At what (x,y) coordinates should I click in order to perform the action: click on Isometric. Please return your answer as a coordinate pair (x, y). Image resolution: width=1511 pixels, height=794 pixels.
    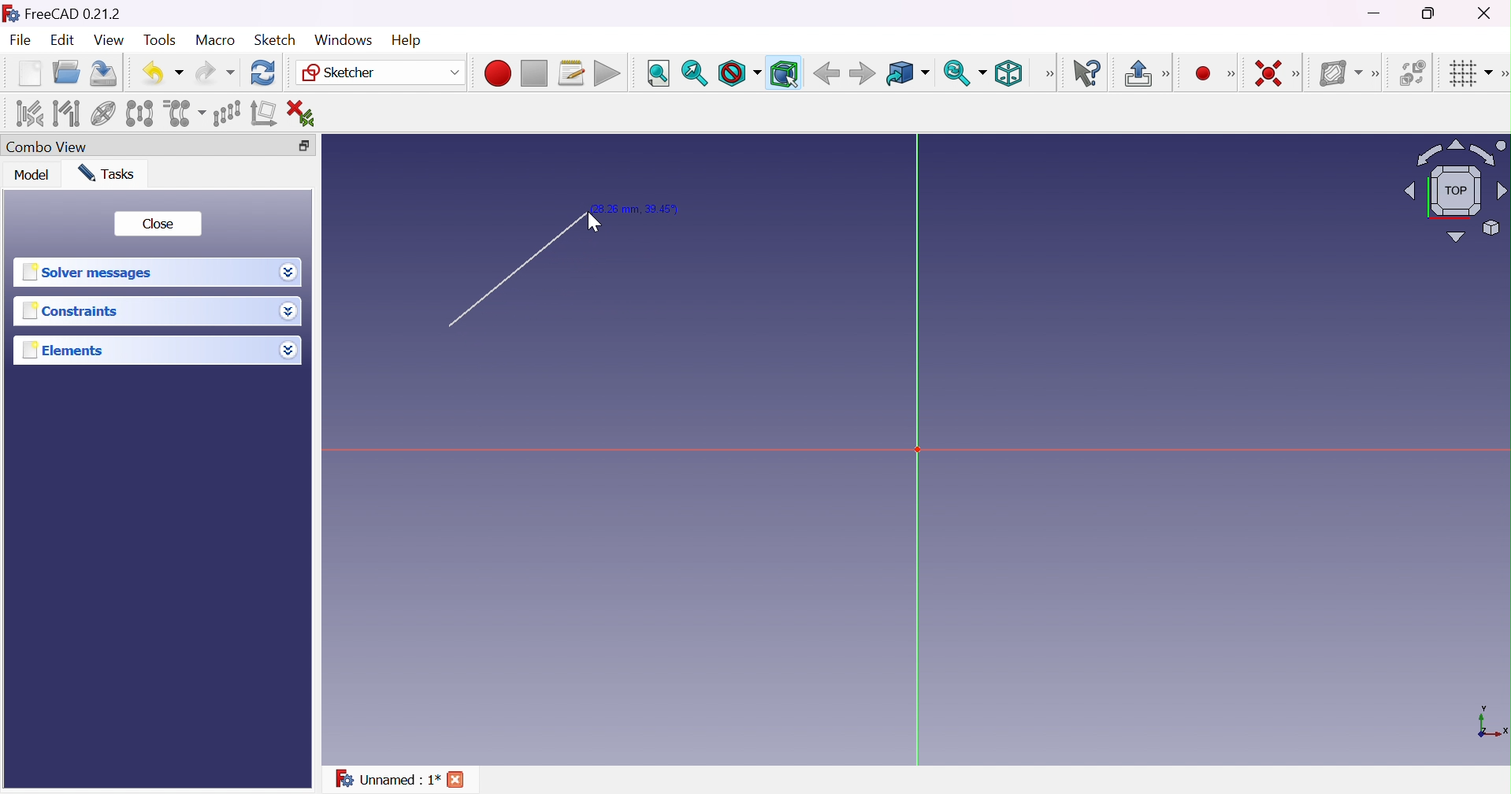
    Looking at the image, I should click on (1012, 73).